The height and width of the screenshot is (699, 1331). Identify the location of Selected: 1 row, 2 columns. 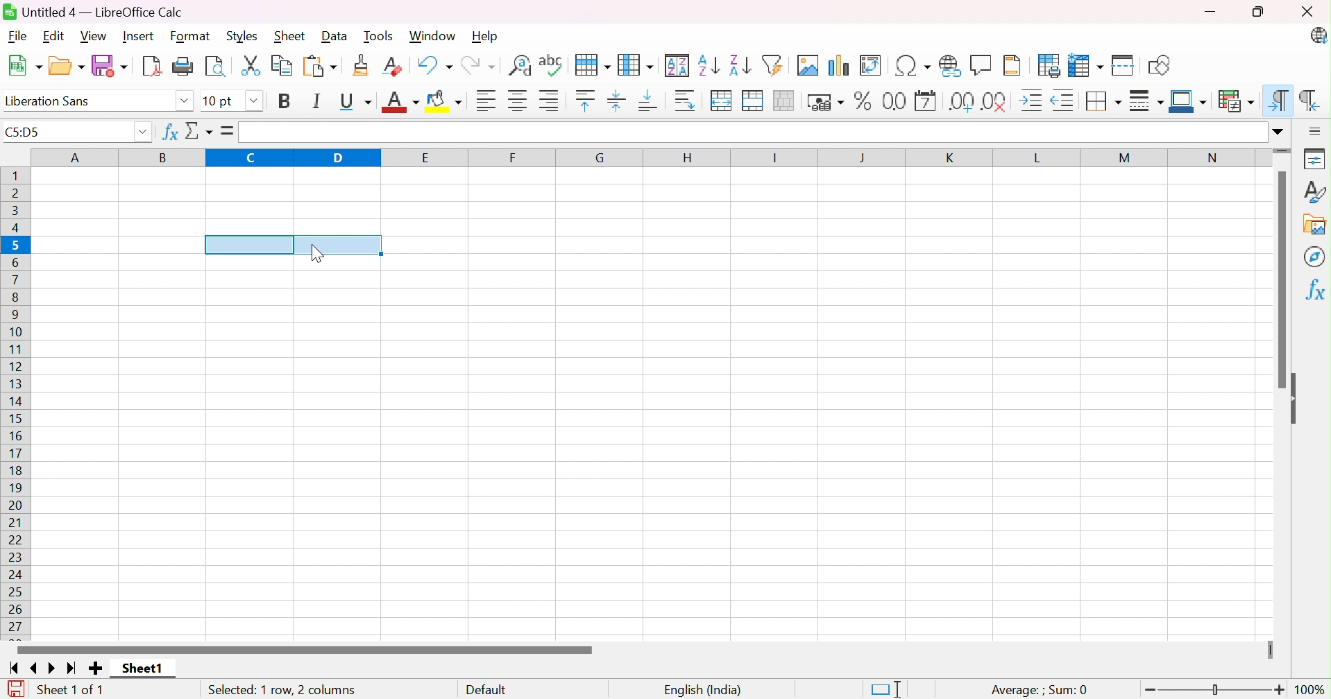
(282, 689).